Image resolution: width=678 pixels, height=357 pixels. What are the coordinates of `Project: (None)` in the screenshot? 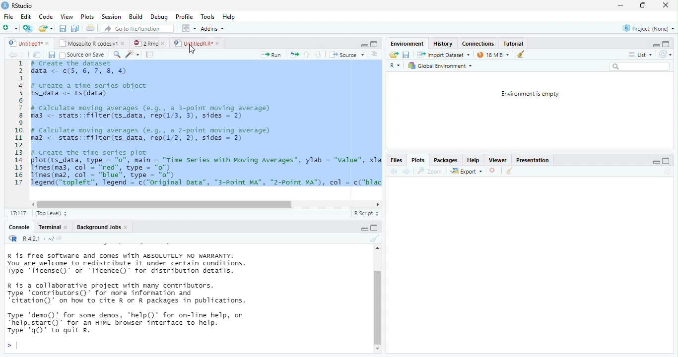 It's located at (649, 29).